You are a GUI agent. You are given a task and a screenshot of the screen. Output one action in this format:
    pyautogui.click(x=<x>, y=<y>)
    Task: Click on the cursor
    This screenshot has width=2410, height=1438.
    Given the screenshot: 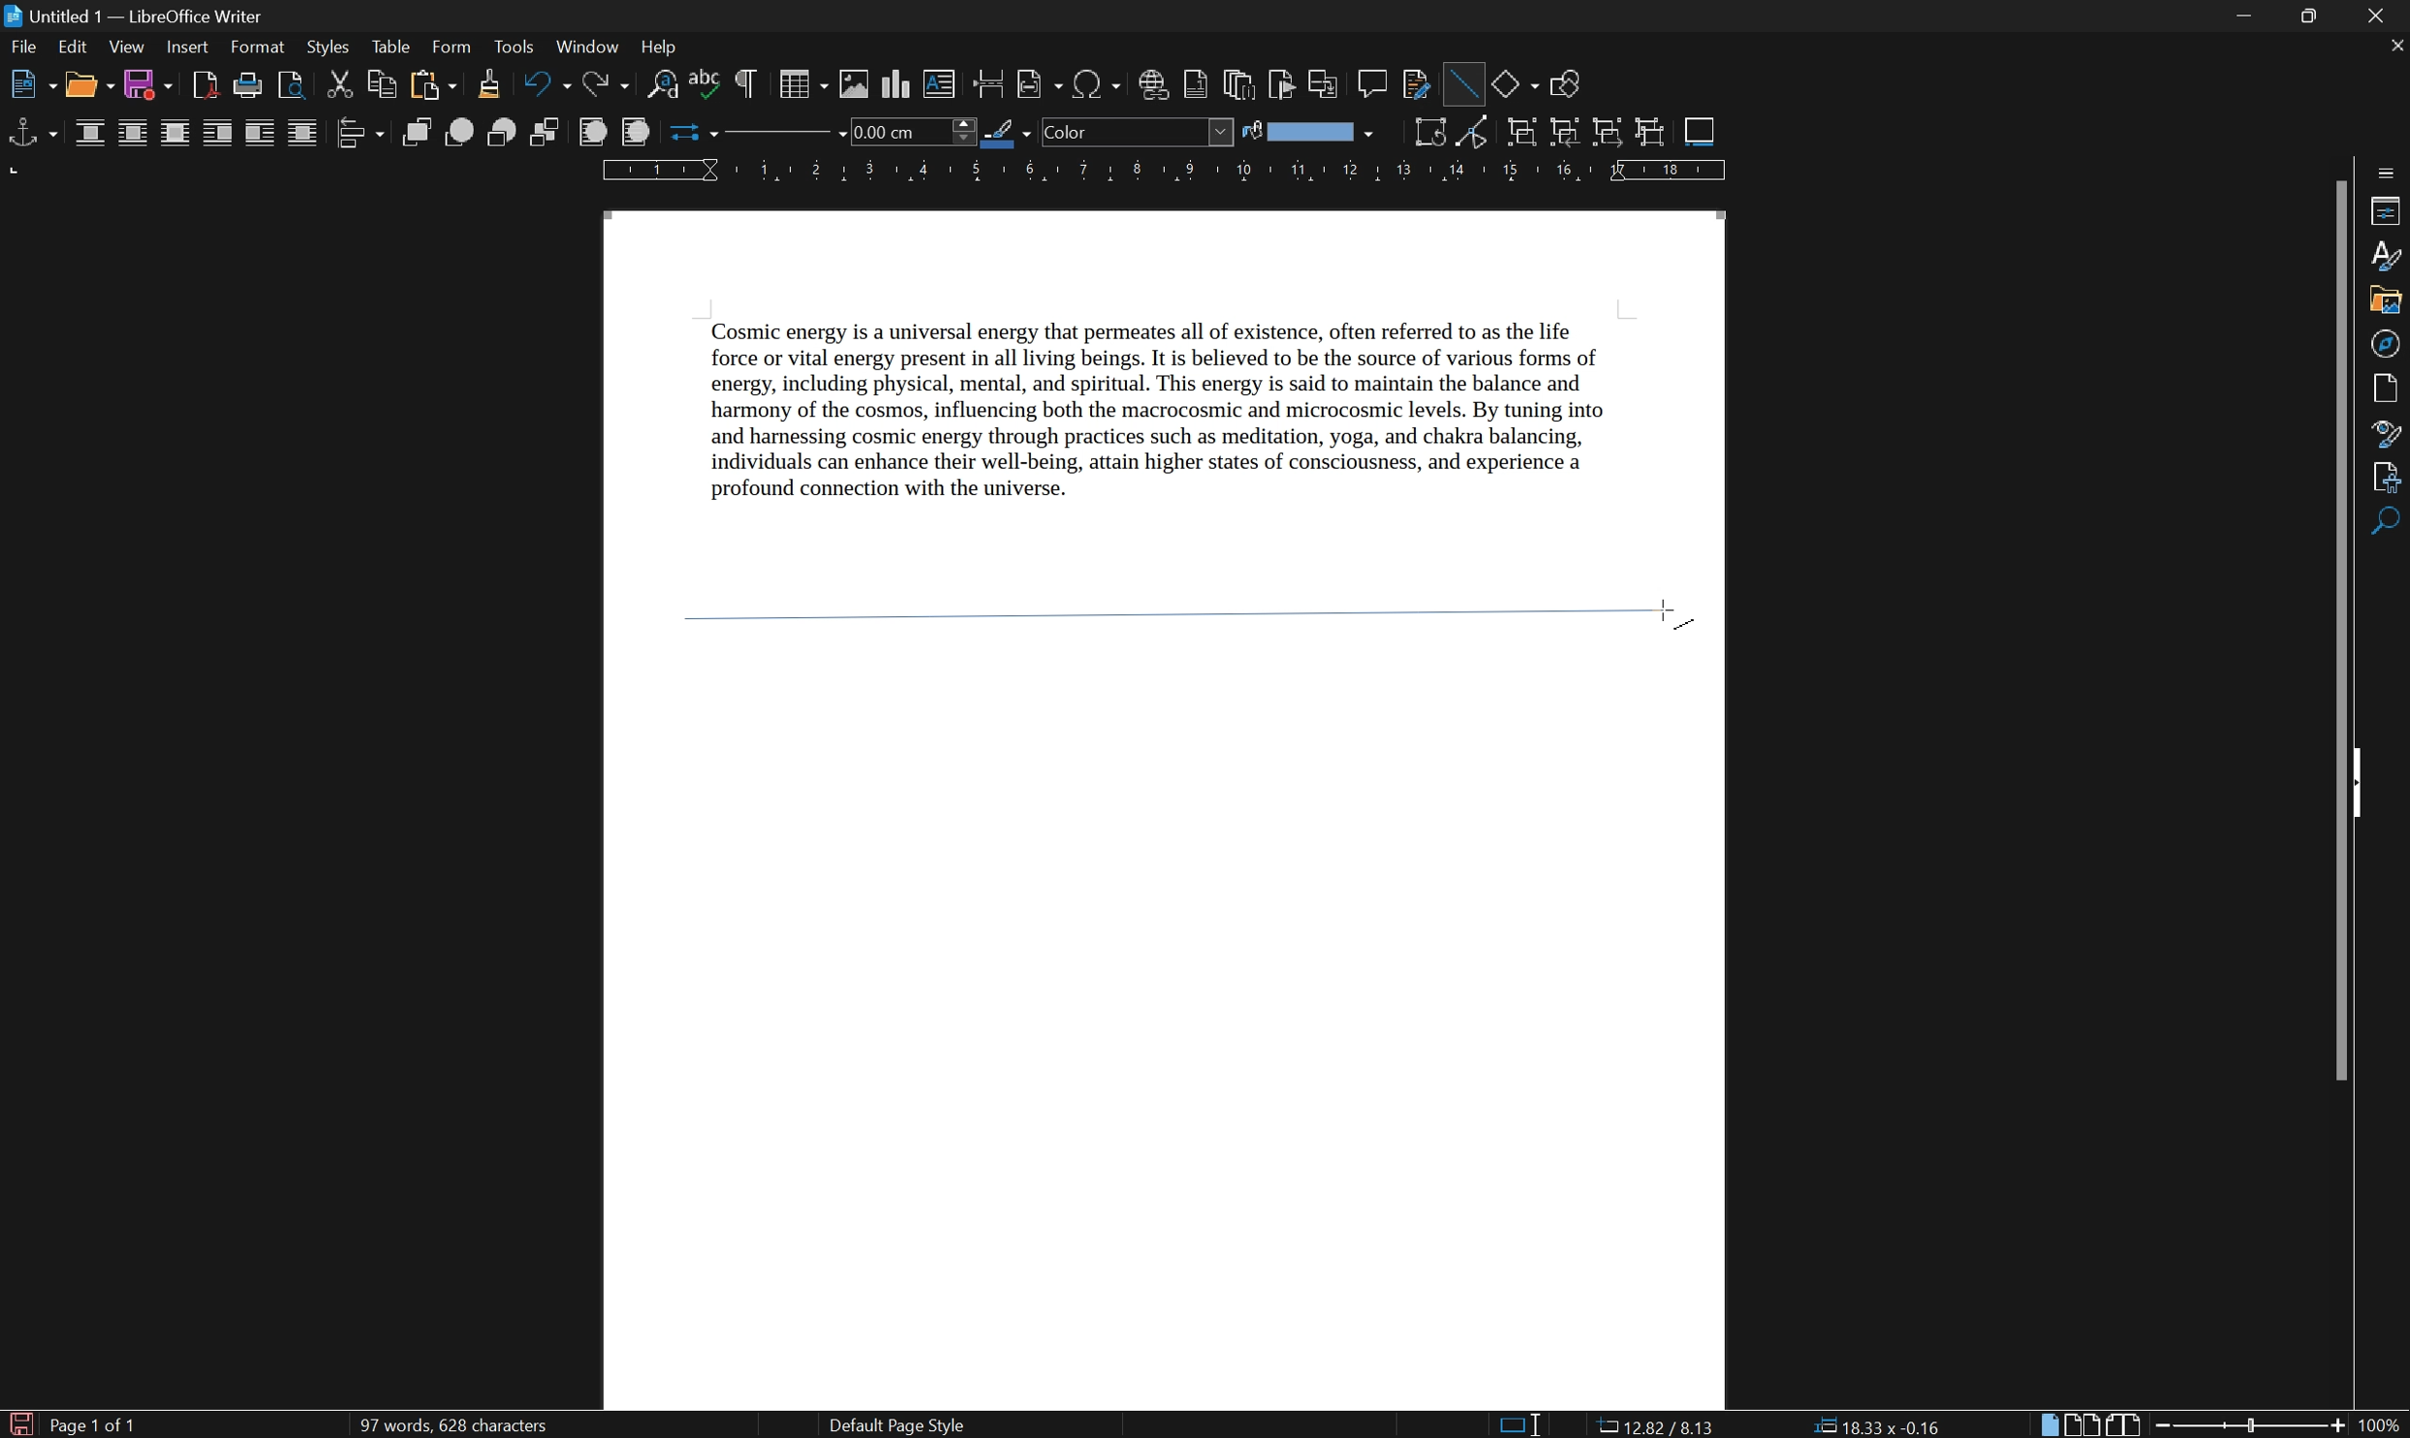 What is the action you would take?
    pyautogui.click(x=1668, y=610)
    